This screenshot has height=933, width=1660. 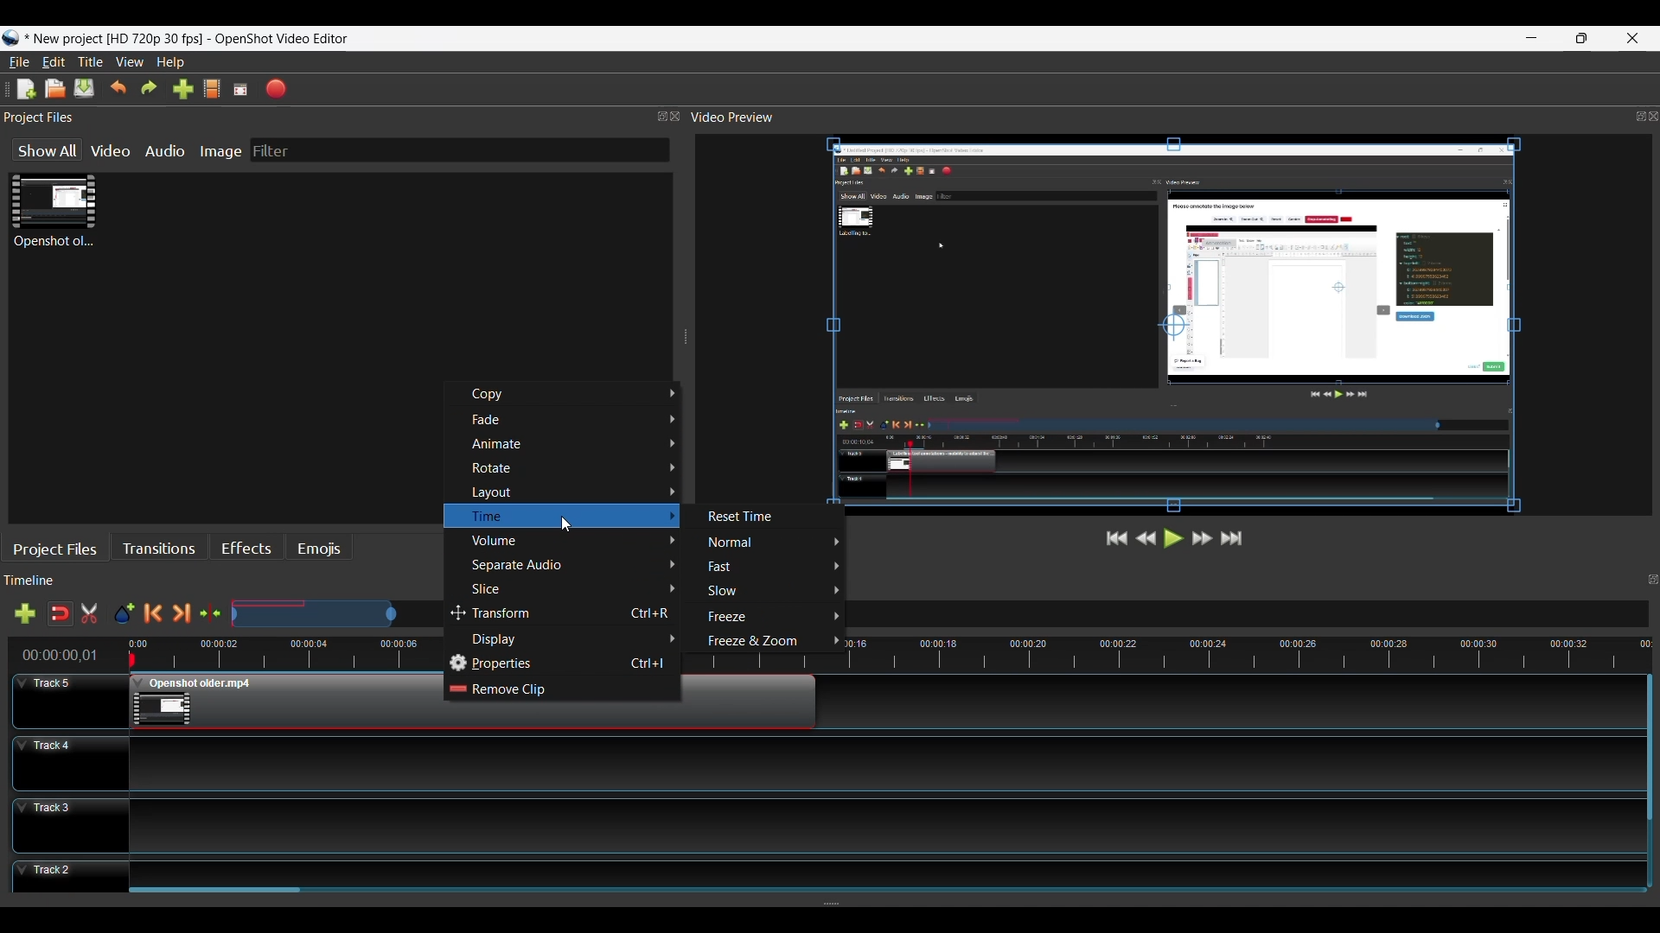 What do you see at coordinates (1177, 328) in the screenshot?
I see `Preview Window` at bounding box center [1177, 328].